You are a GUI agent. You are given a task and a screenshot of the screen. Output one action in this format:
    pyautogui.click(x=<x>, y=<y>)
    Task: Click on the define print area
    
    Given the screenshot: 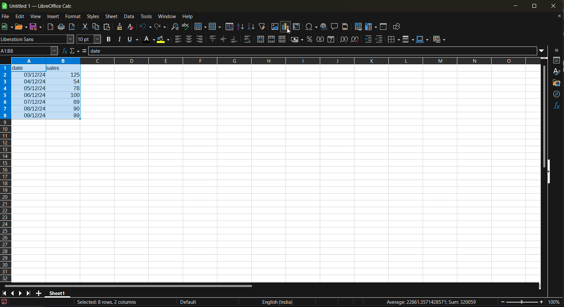 What is the action you would take?
    pyautogui.click(x=359, y=26)
    